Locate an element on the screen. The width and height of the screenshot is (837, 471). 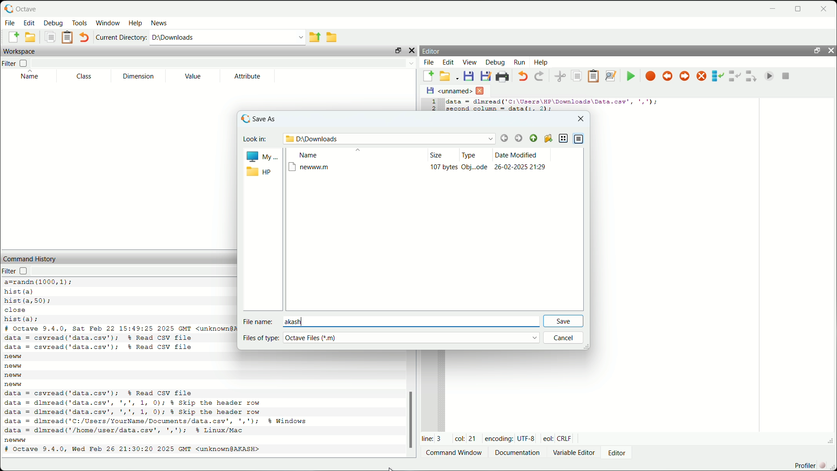
name is located at coordinates (31, 77).